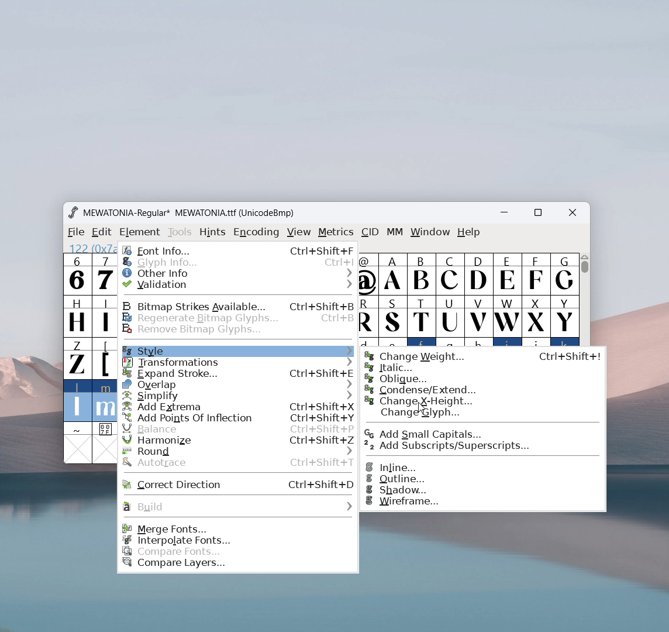  What do you see at coordinates (104, 315) in the screenshot?
I see `I` at bounding box center [104, 315].